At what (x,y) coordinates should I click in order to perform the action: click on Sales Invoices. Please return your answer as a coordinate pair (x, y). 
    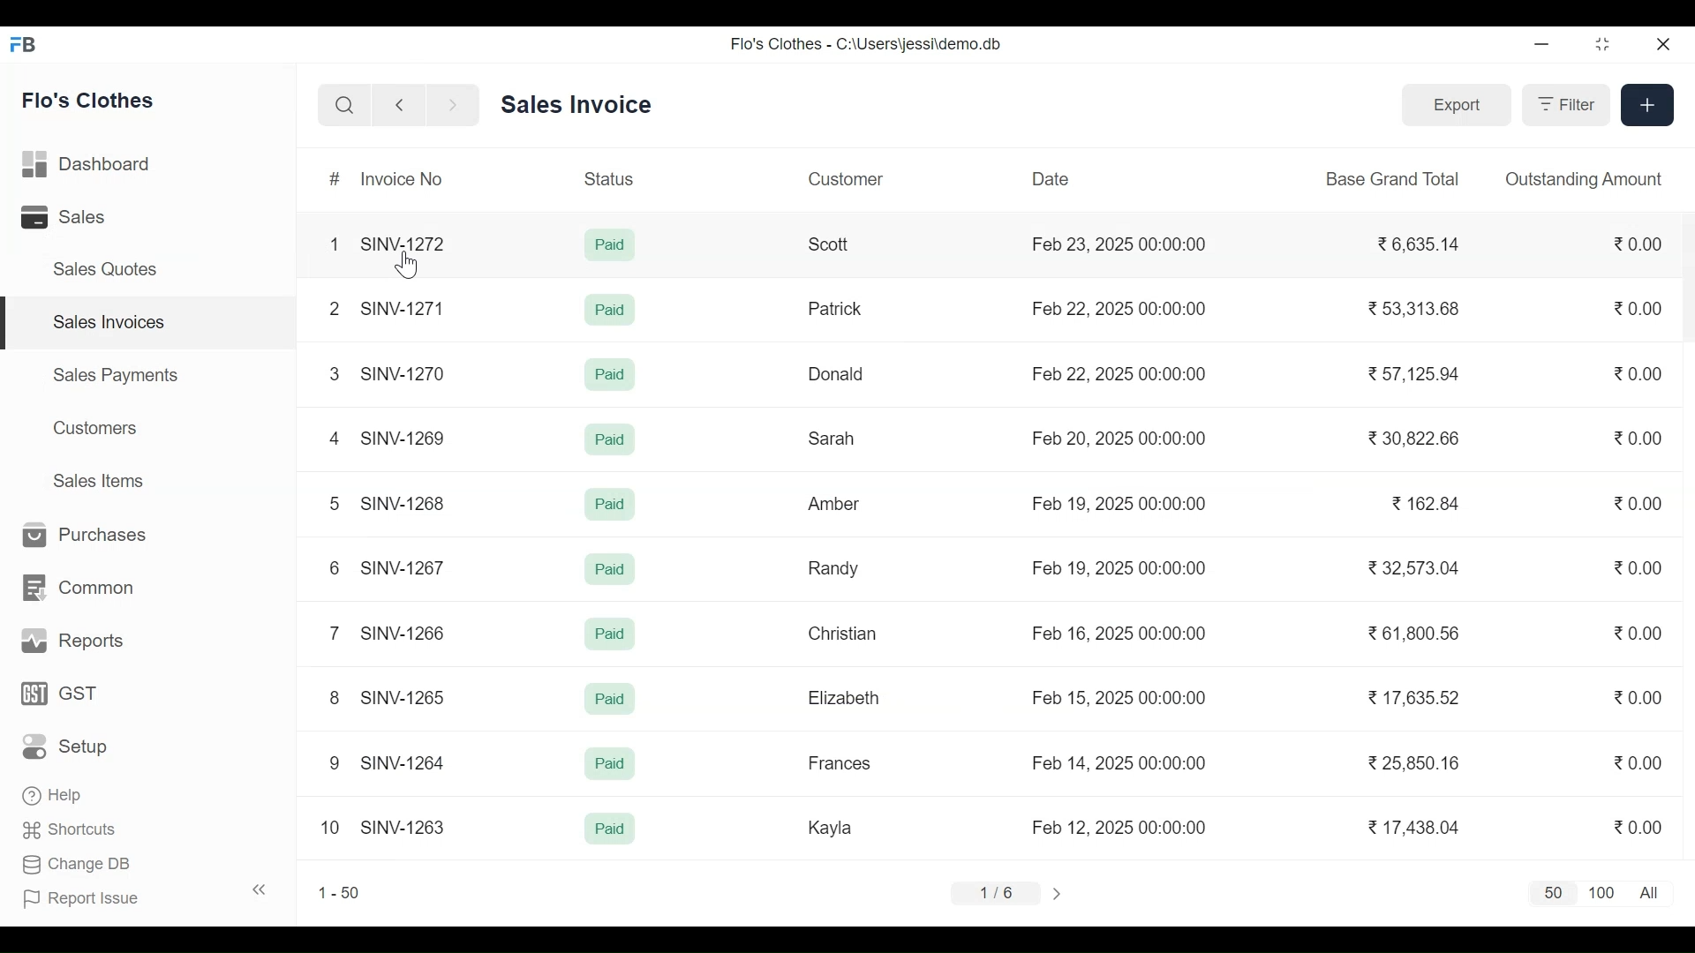
    Looking at the image, I should click on (149, 323).